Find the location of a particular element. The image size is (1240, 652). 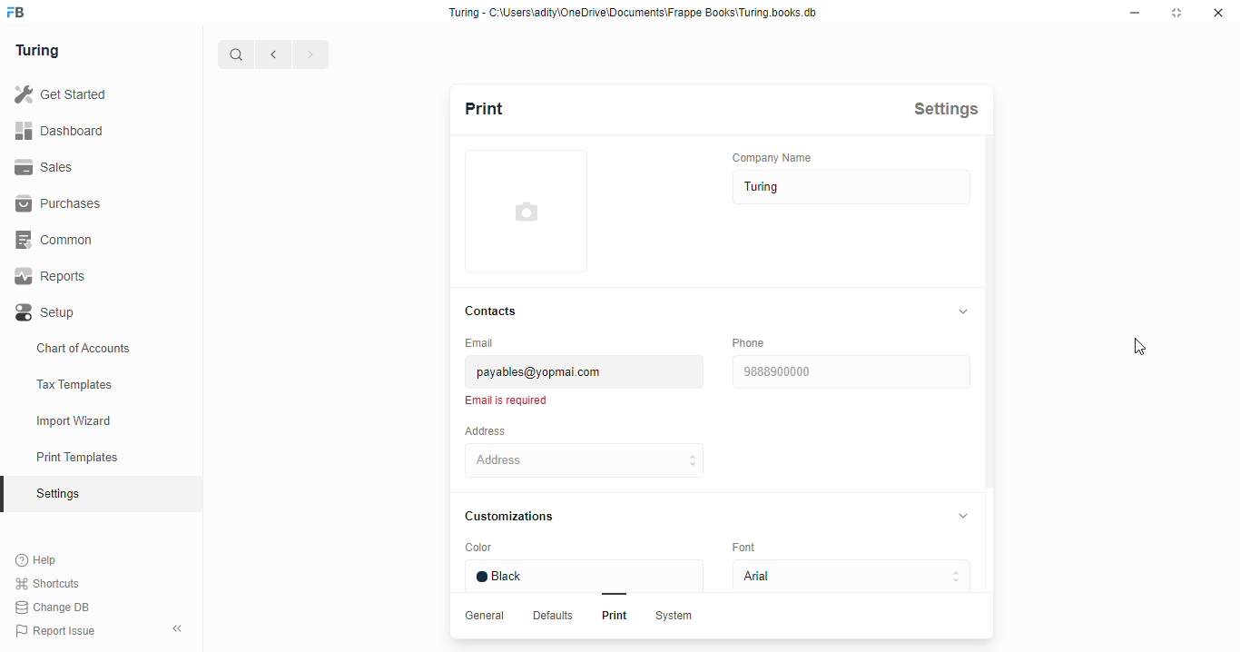

Setup is located at coordinates (84, 312).